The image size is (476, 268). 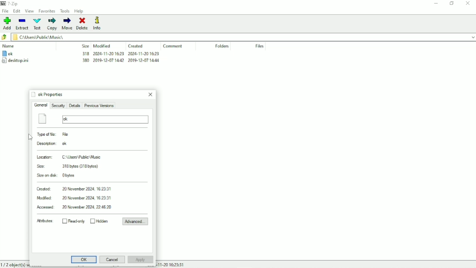 What do you see at coordinates (4, 37) in the screenshot?
I see `Back` at bounding box center [4, 37].